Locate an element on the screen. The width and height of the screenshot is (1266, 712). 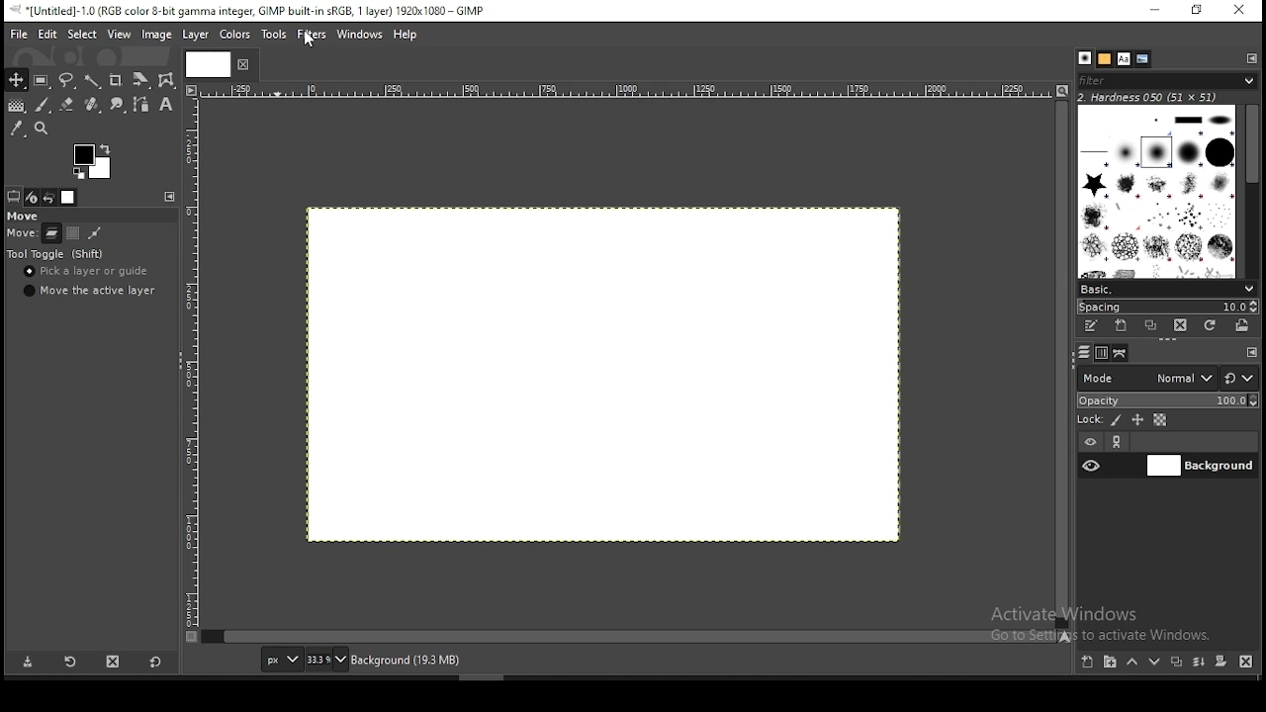
brushes filter is located at coordinates (1167, 80).